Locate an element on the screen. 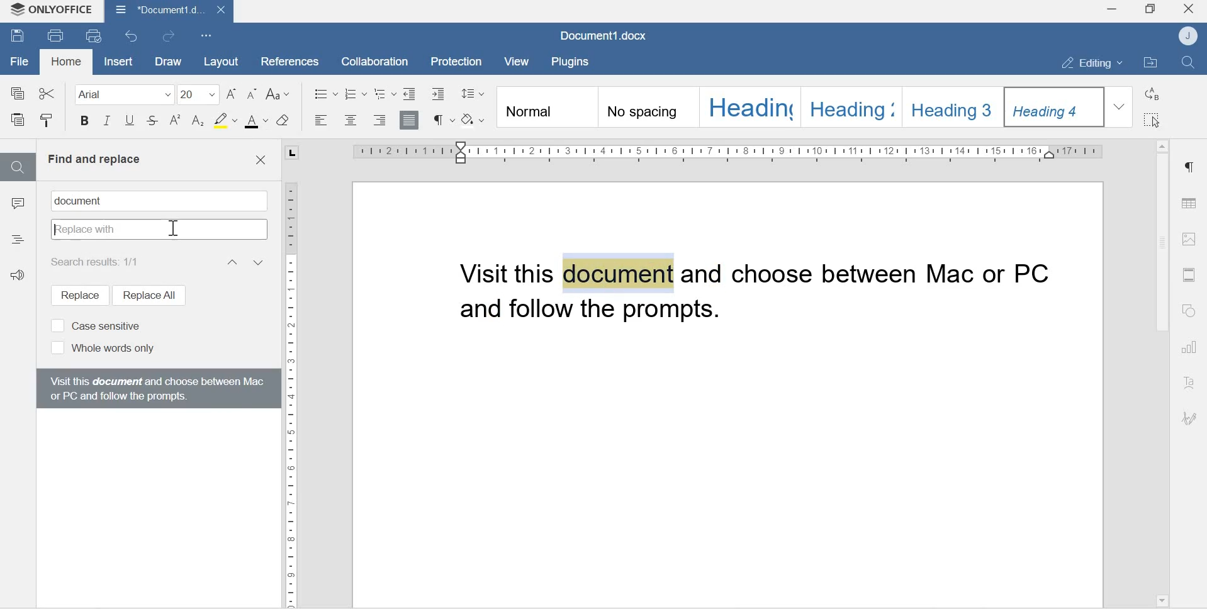 This screenshot has height=609, width=1207. Underline is located at coordinates (129, 123).